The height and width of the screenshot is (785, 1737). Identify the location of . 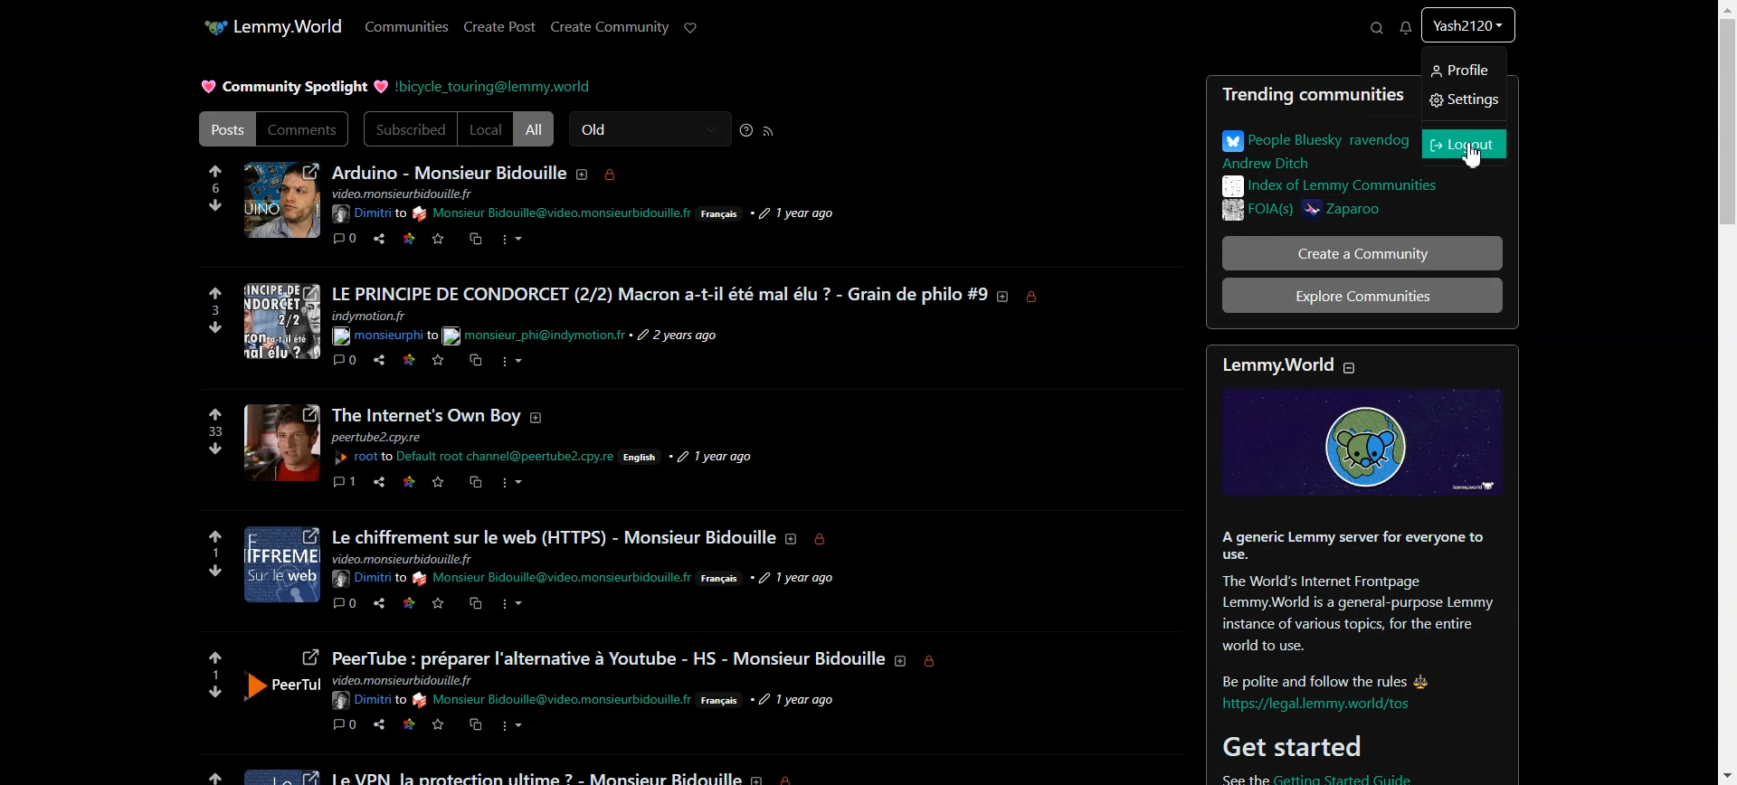
(281, 441).